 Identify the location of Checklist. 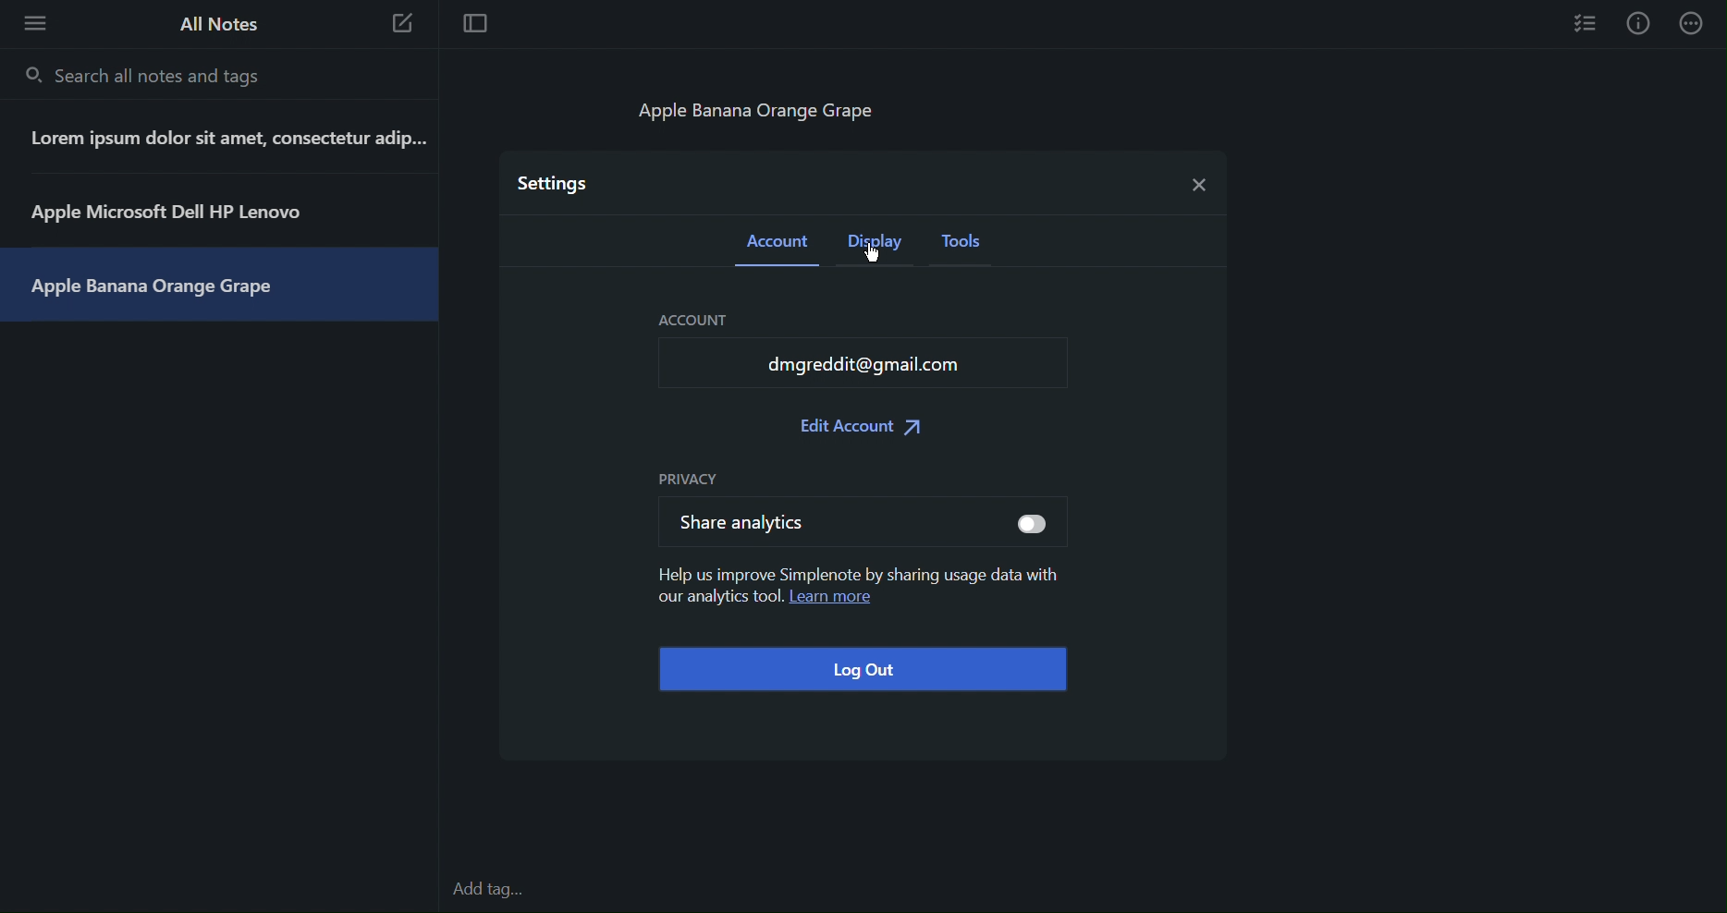
(1586, 22).